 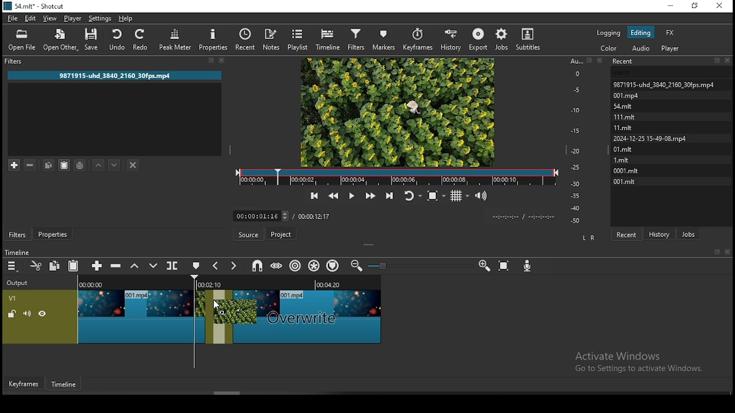 I want to click on preview, so click(x=397, y=111).